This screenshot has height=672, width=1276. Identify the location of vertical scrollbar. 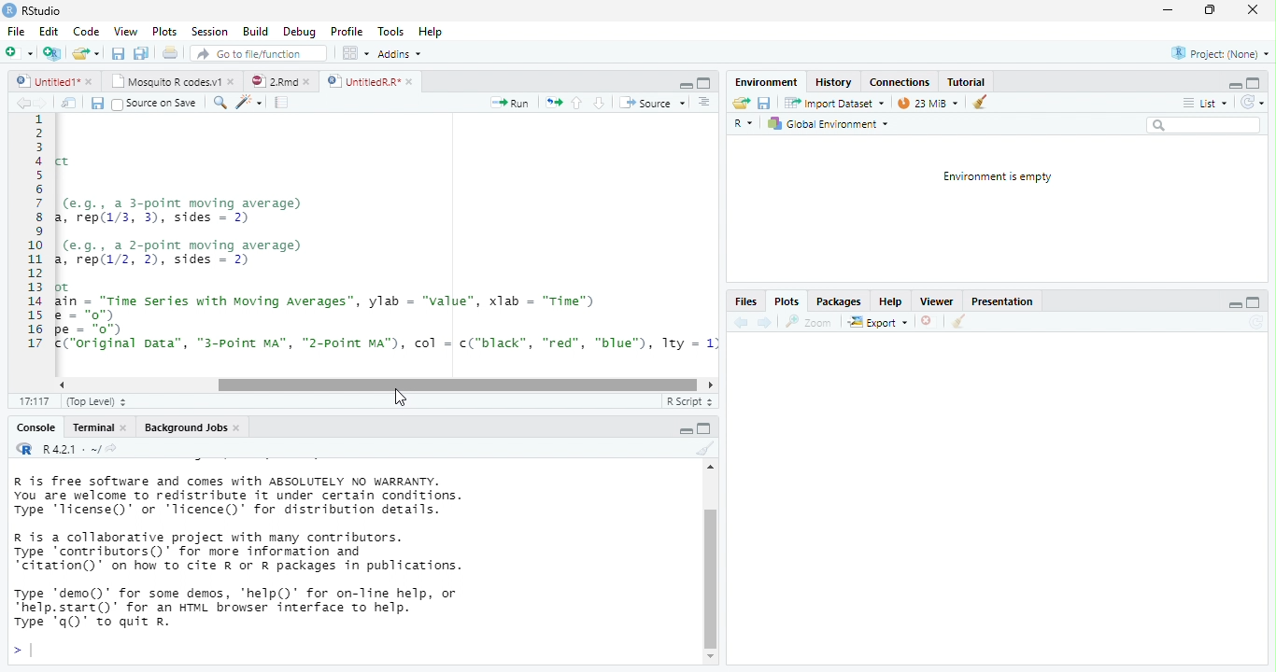
(711, 578).